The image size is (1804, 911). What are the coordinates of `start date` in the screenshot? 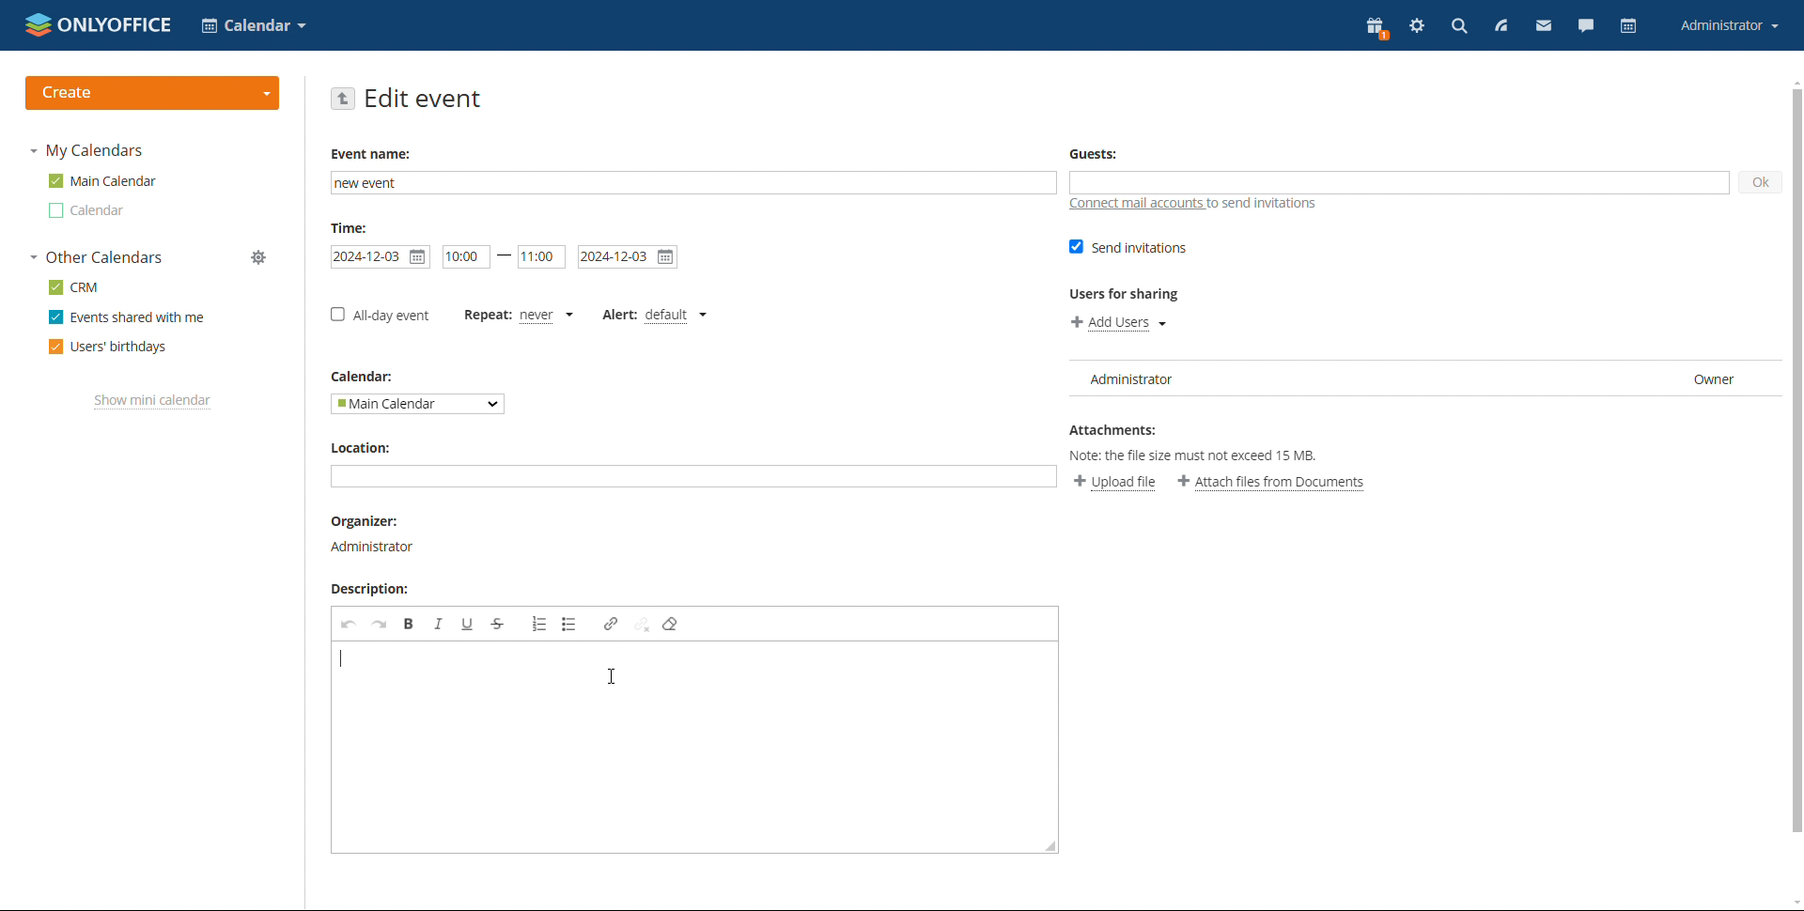 It's located at (380, 257).